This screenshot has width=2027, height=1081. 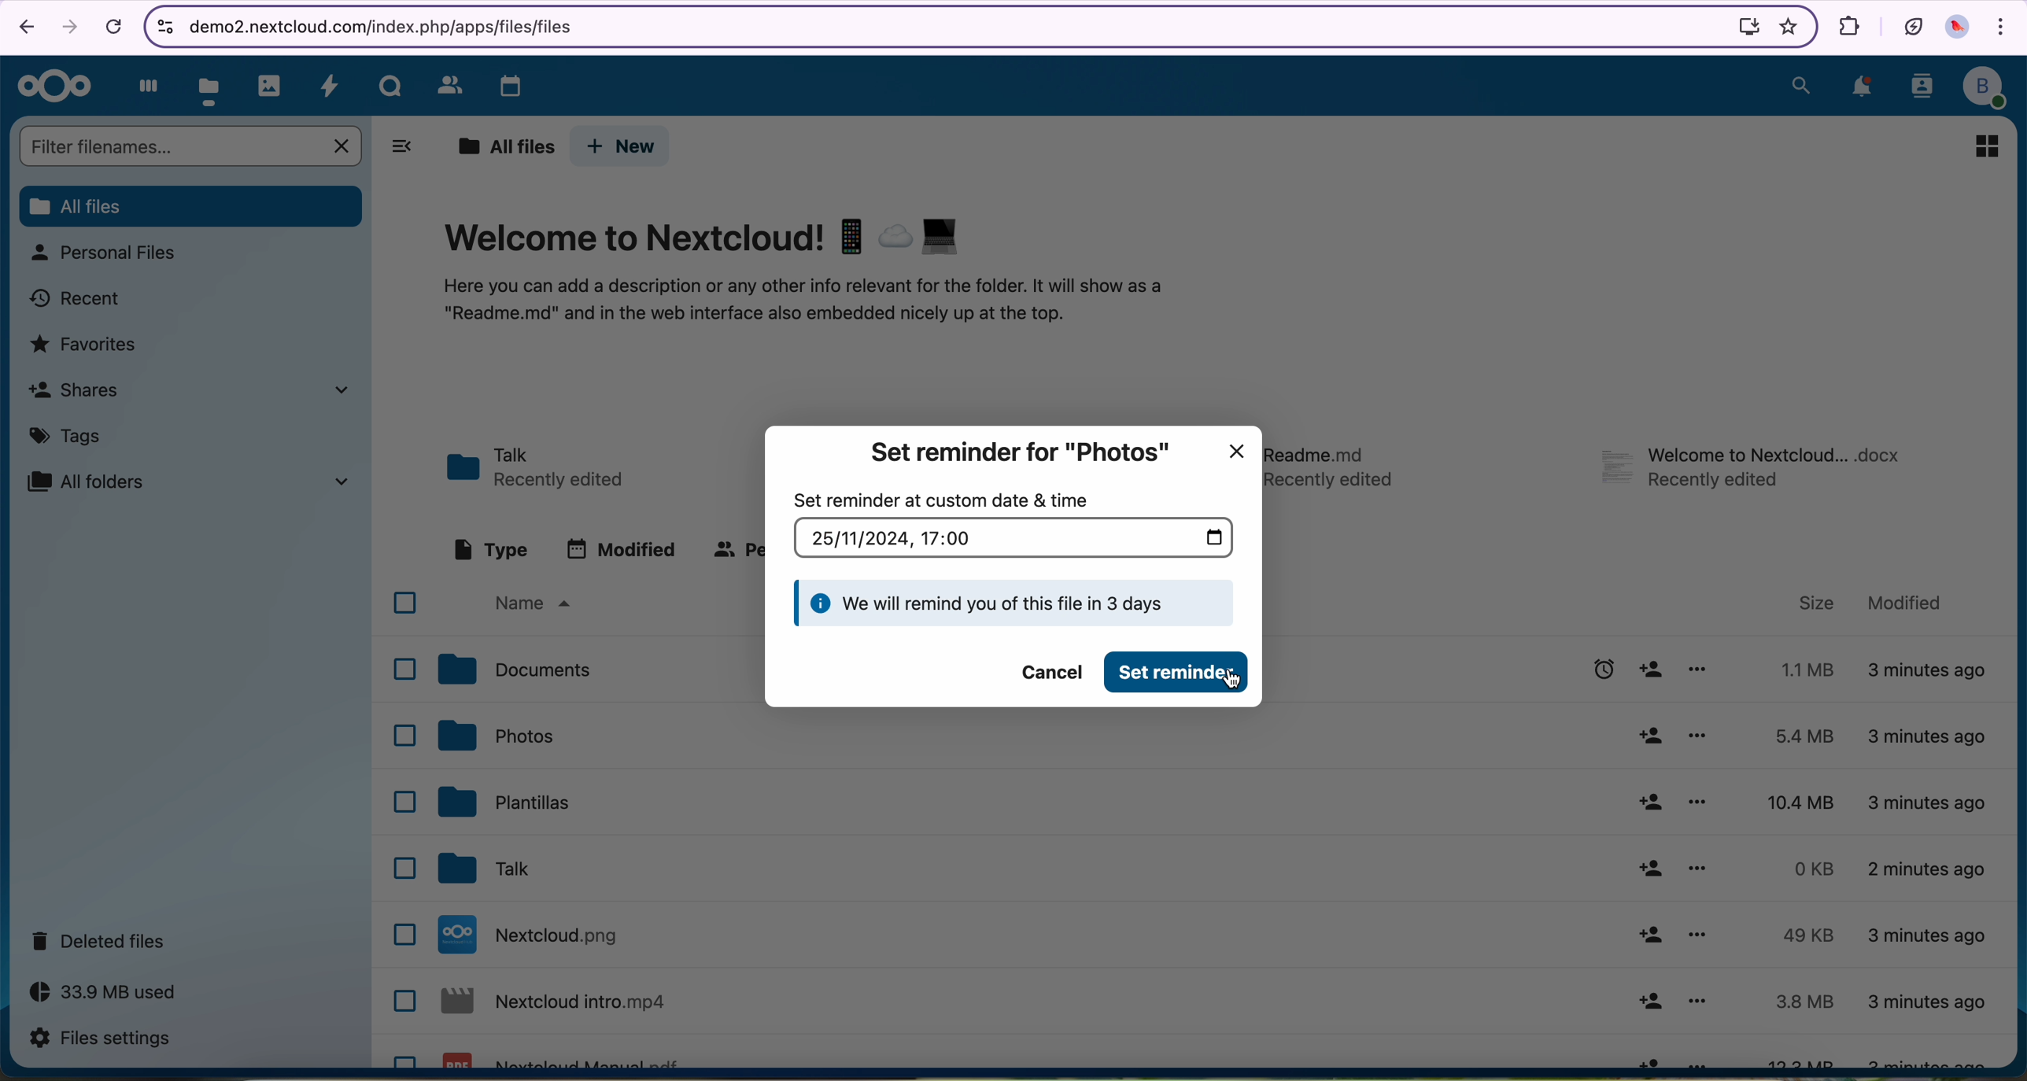 What do you see at coordinates (498, 736) in the screenshot?
I see `photos` at bounding box center [498, 736].